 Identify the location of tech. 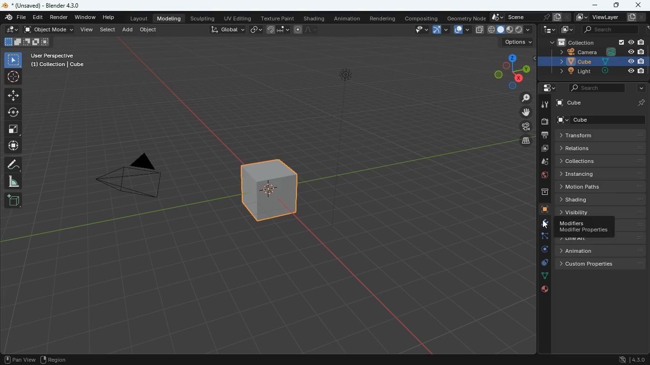
(548, 30).